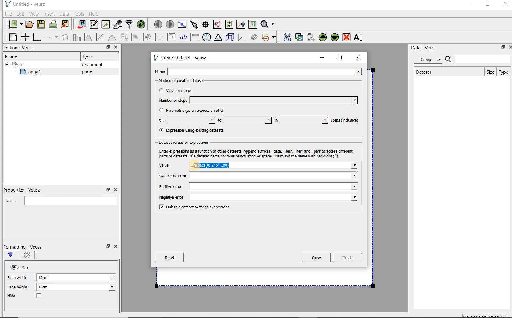 This screenshot has height=318, width=512. I want to click on open a document, so click(30, 24).